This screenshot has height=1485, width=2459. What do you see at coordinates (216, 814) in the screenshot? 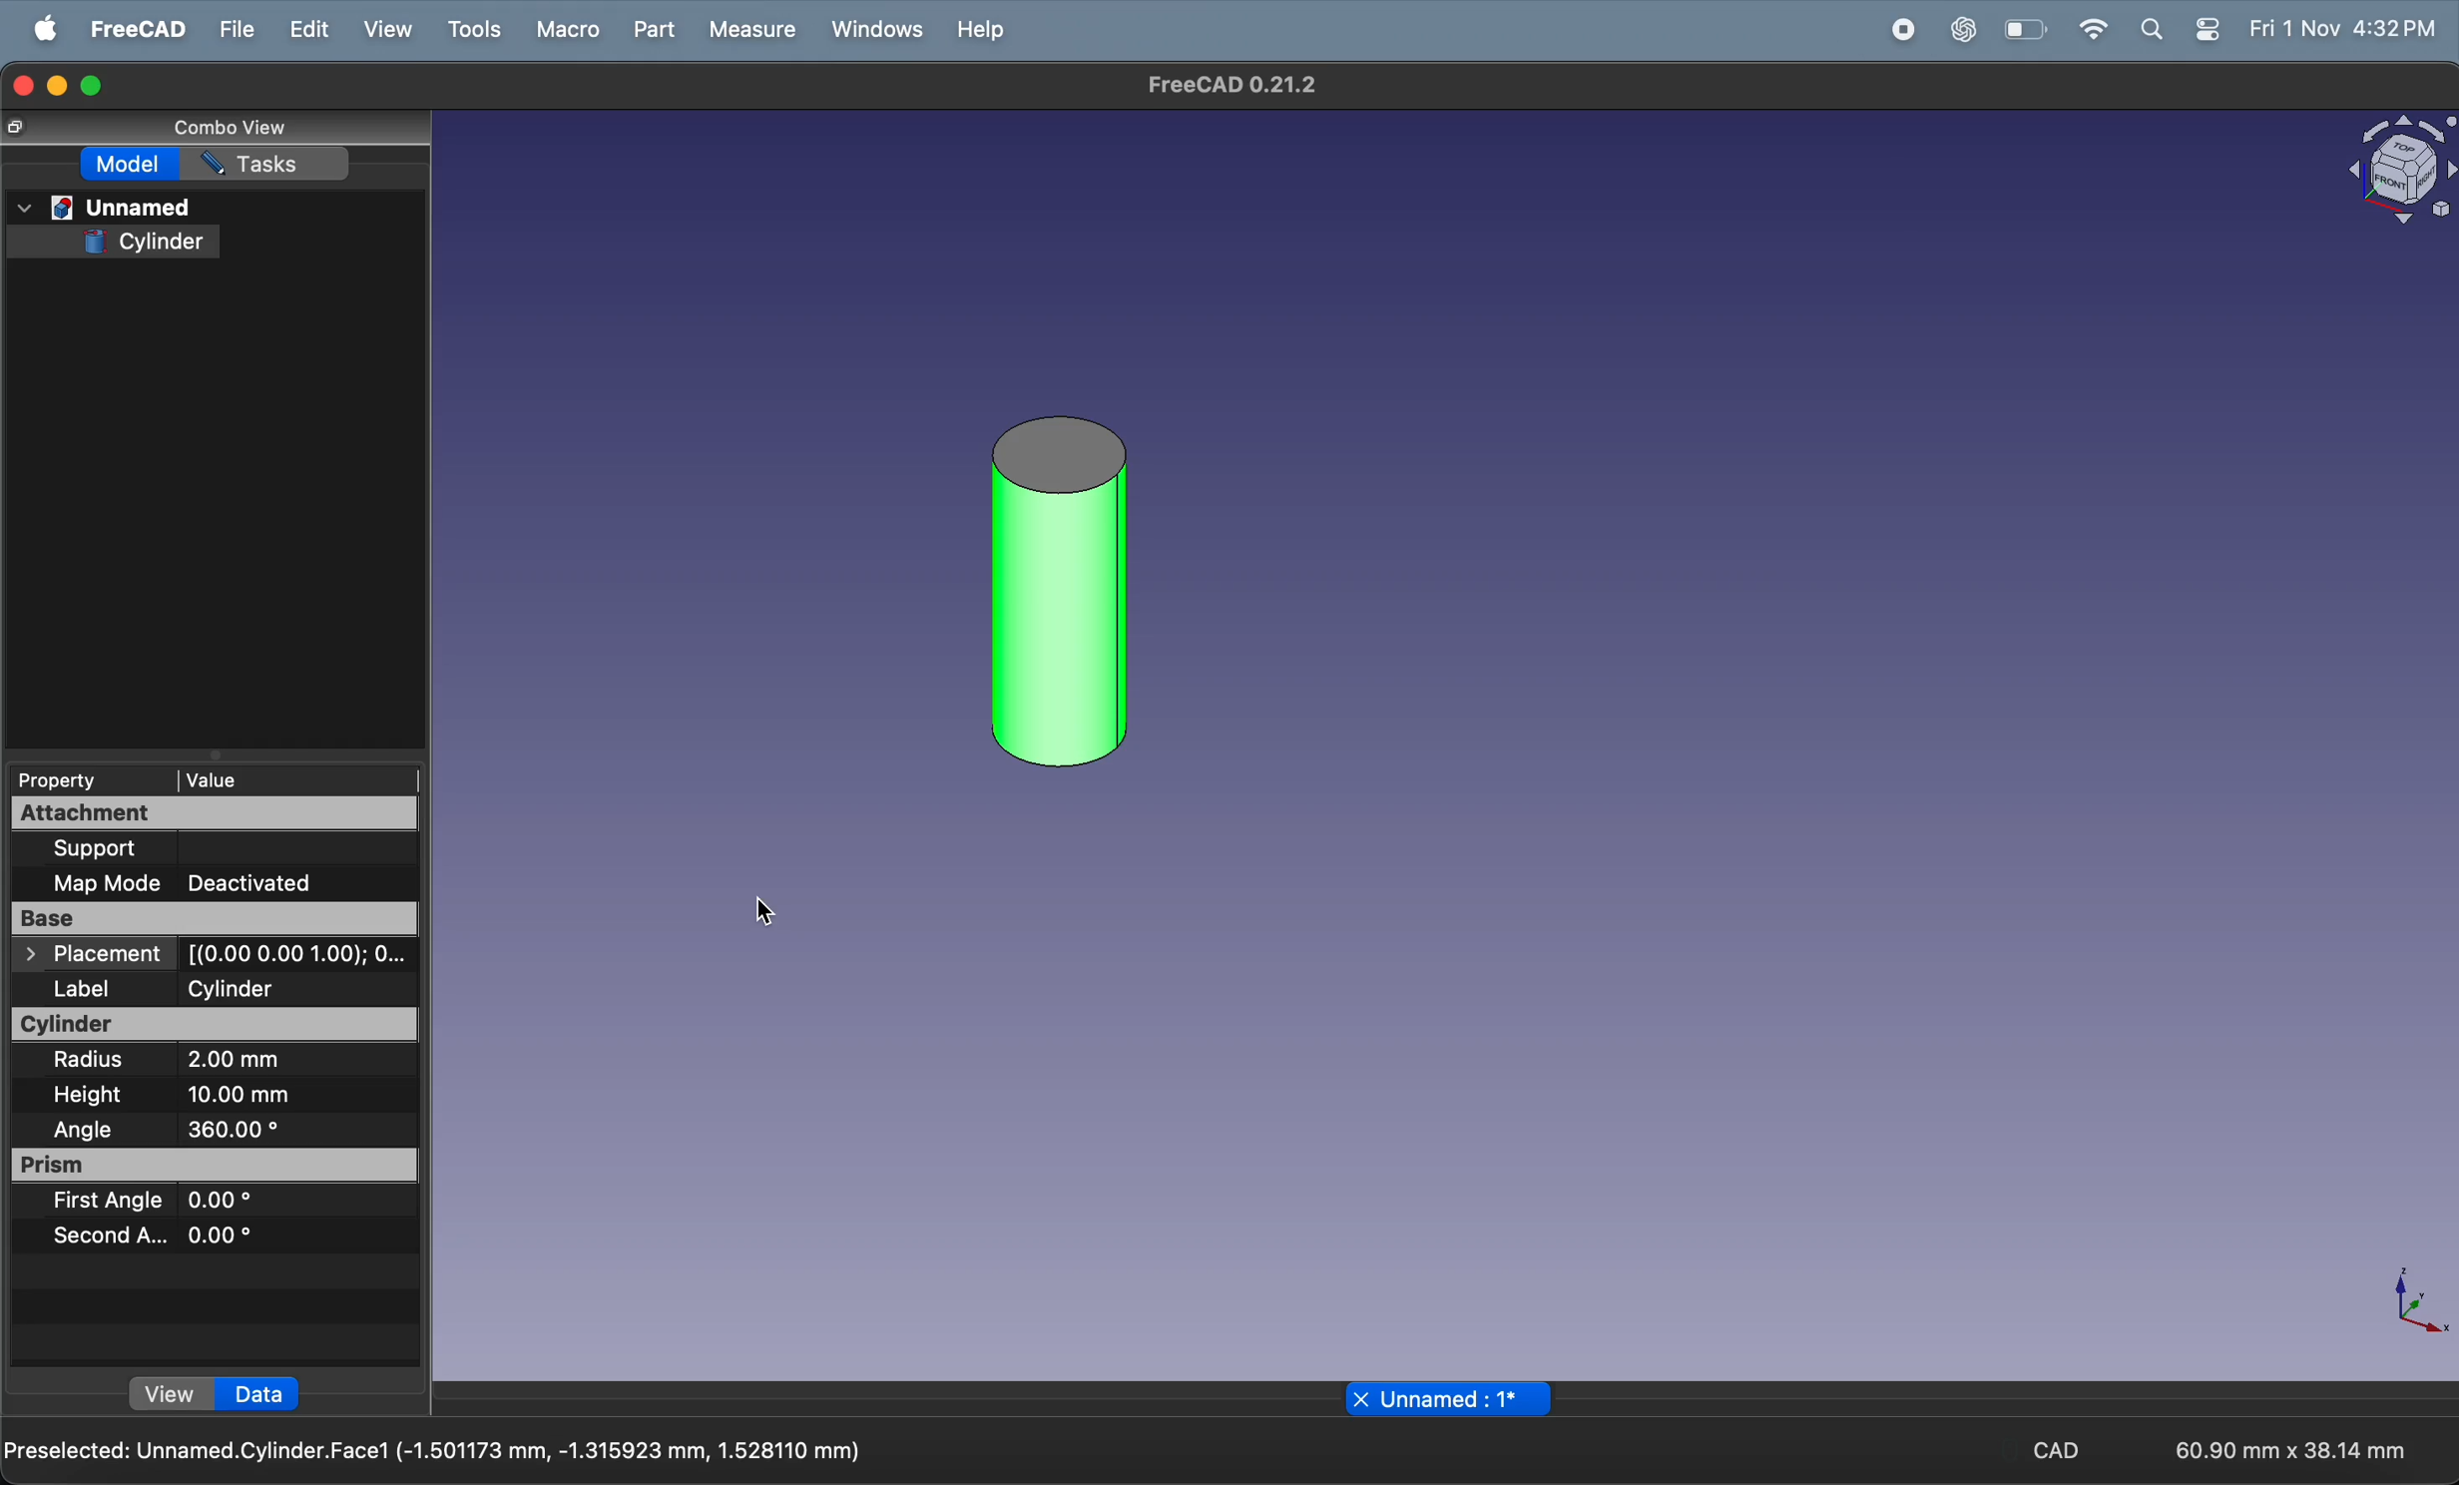
I see `attachment` at bounding box center [216, 814].